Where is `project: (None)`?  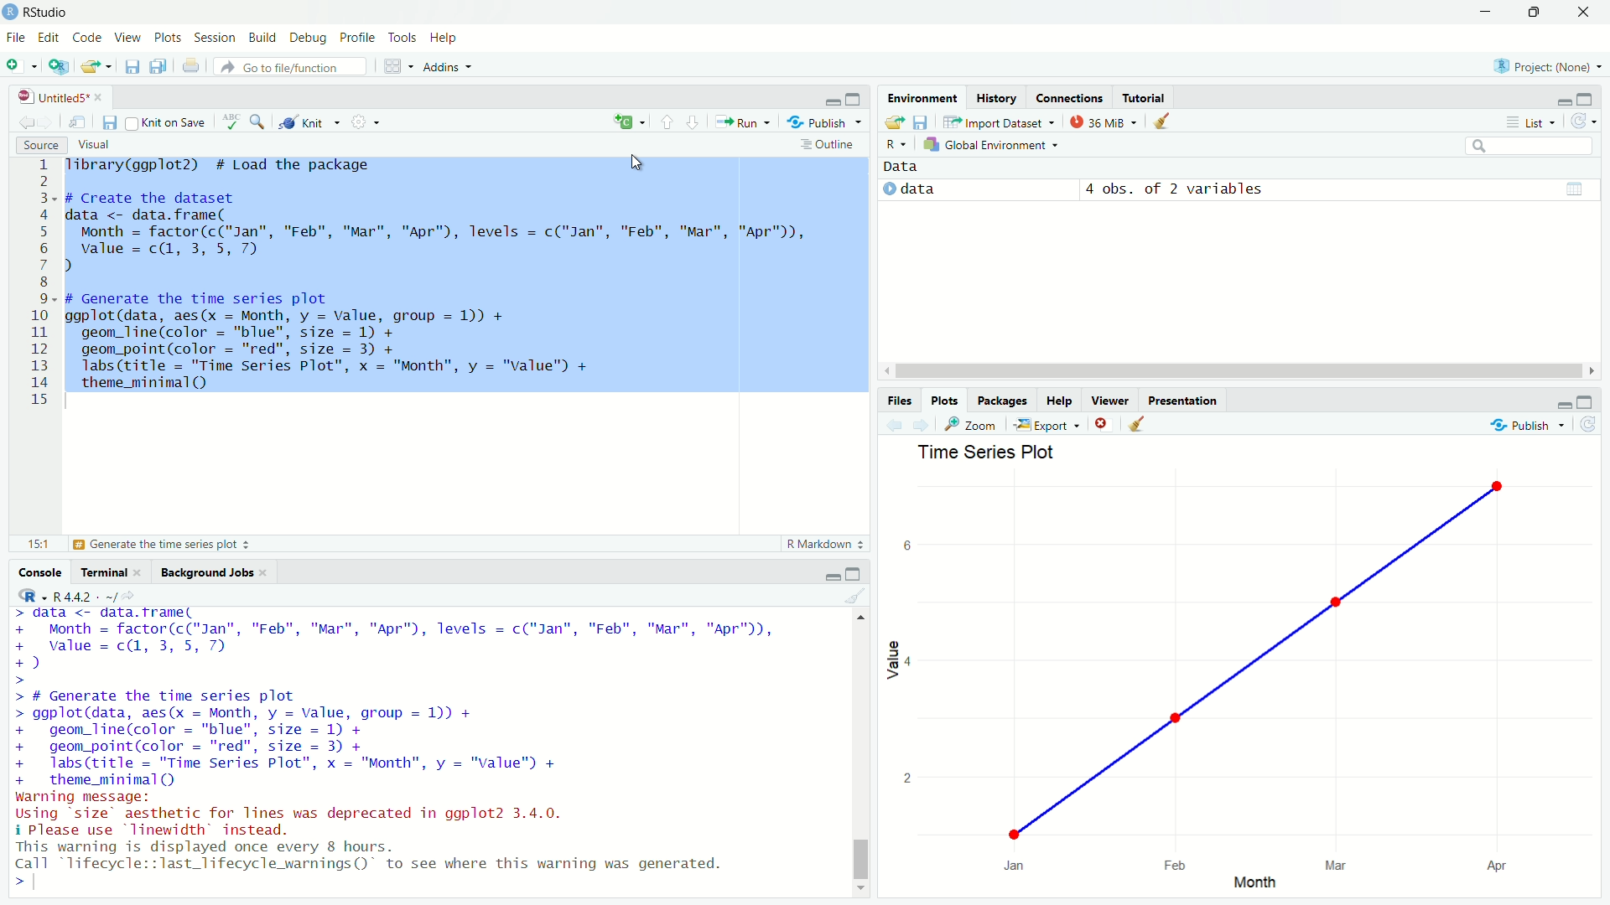
project: (None) is located at coordinates (1546, 63).